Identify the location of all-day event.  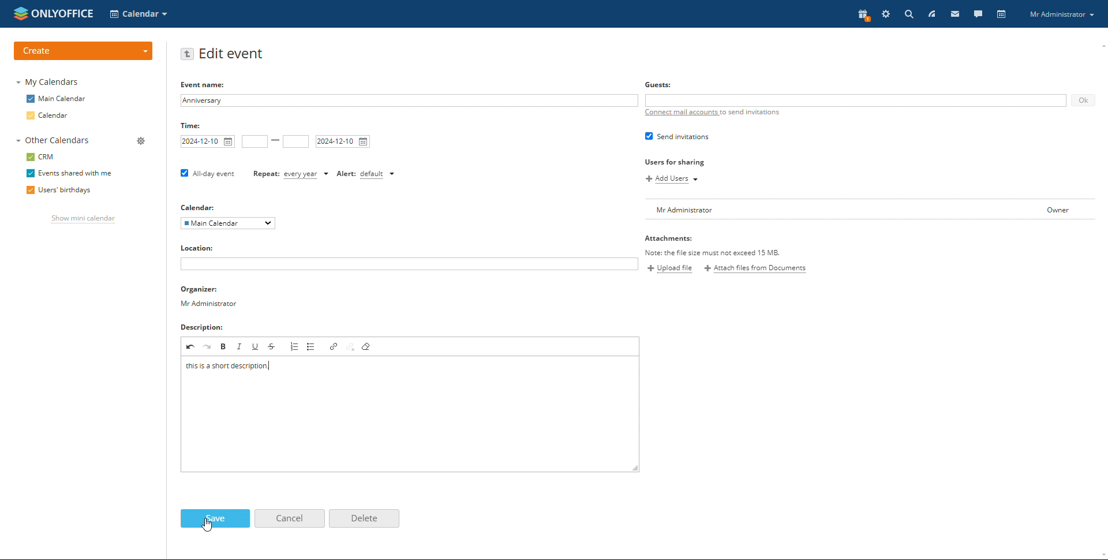
(208, 174).